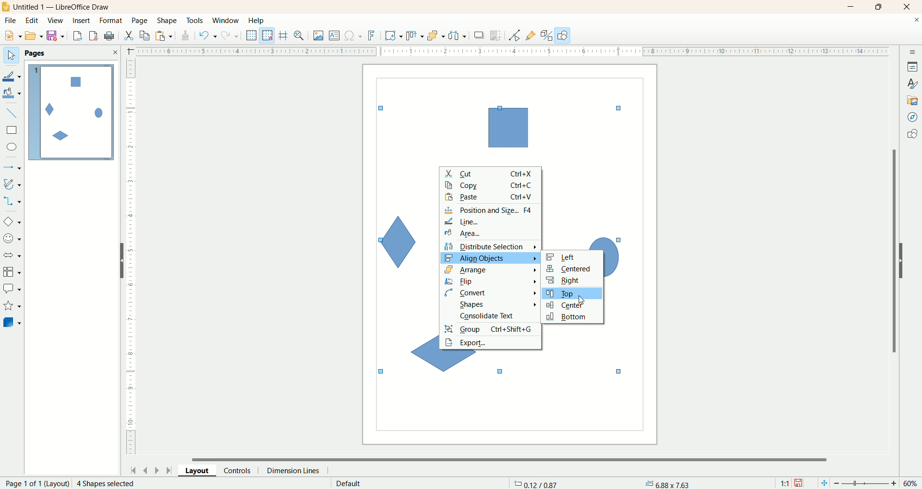  I want to click on ellipse, so click(13, 148).